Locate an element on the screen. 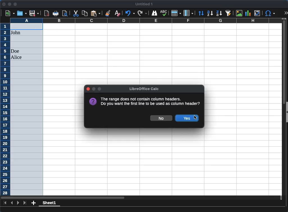 This screenshot has height=212, width=288. column is located at coordinates (188, 13).